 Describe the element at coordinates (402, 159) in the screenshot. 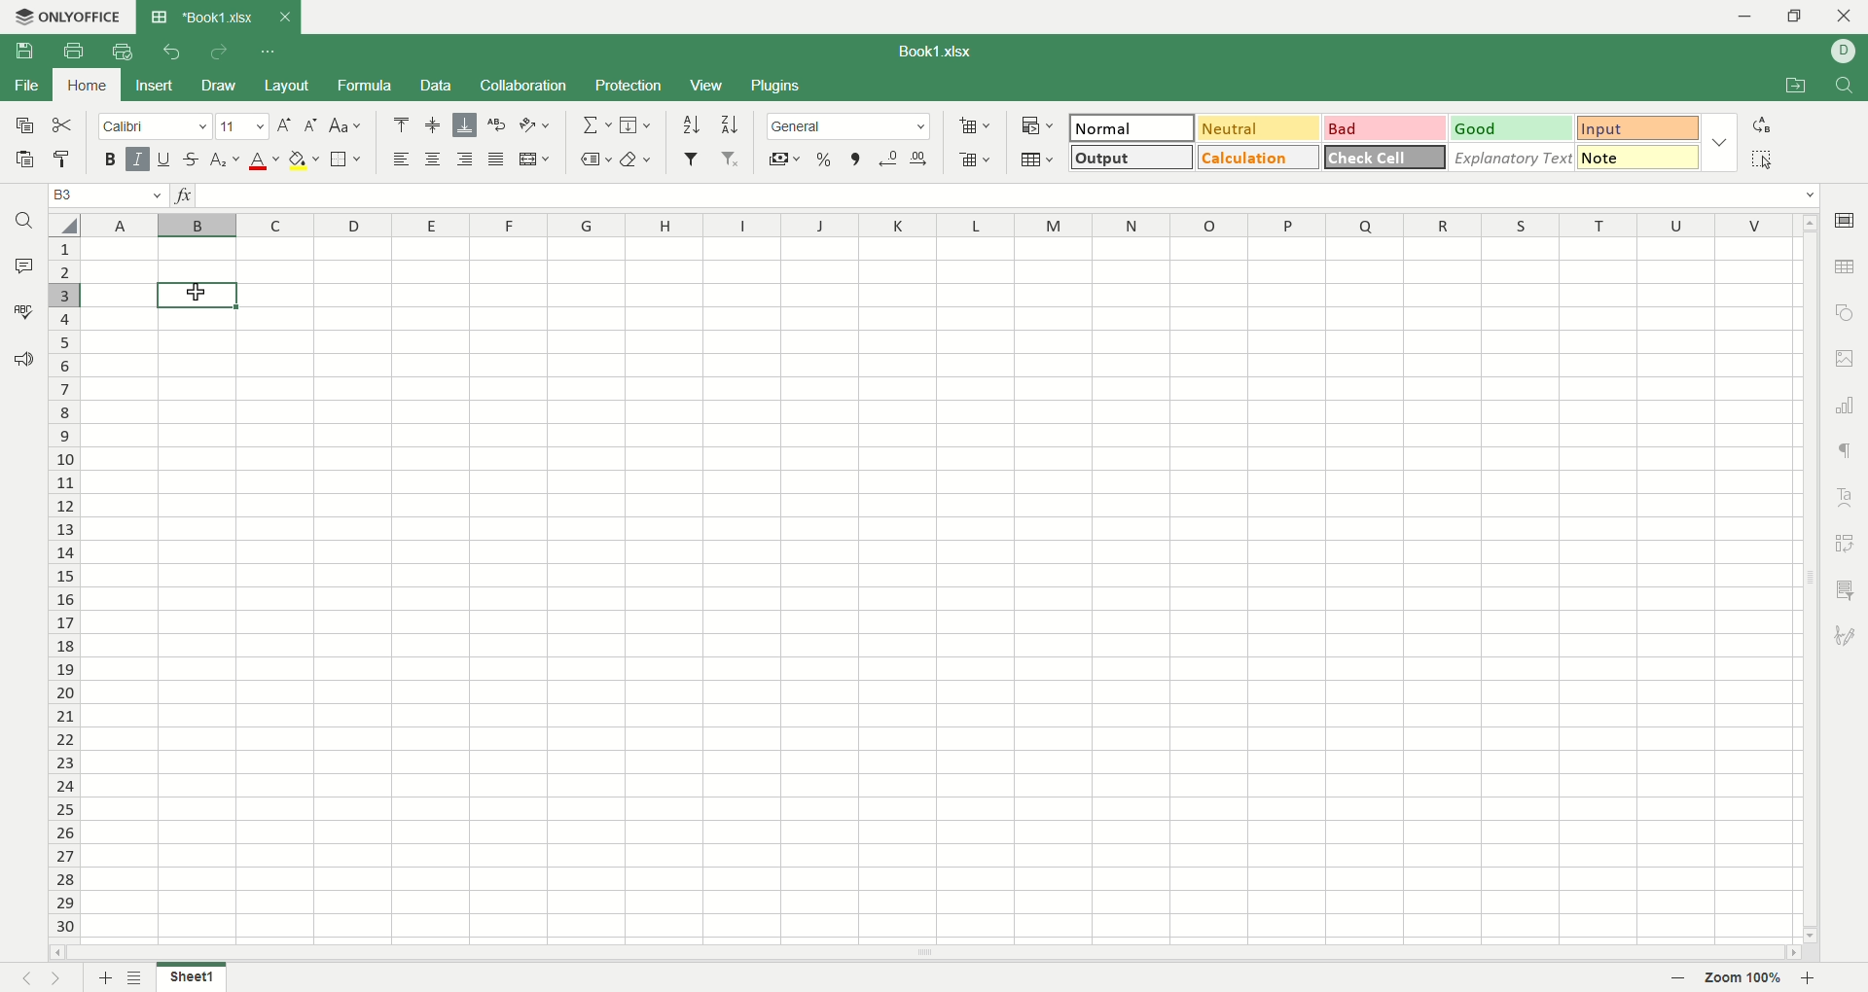

I see `align left` at that location.